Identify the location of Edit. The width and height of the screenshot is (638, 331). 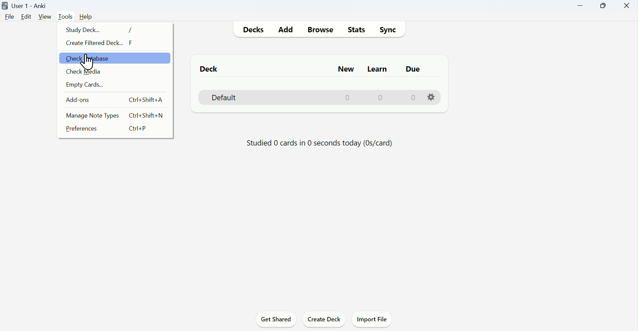
(26, 16).